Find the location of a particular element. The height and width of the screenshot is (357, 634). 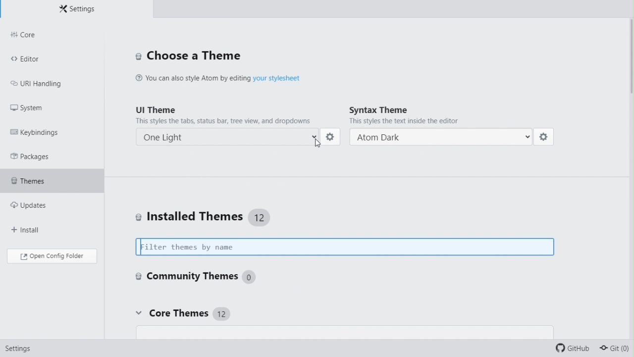

one light is located at coordinates (224, 138).